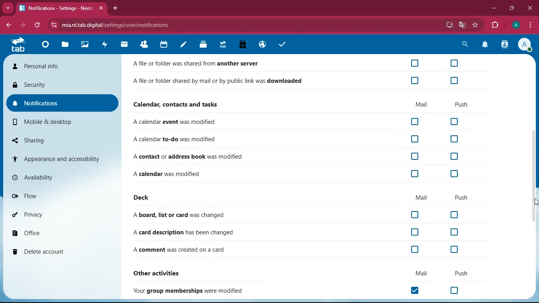 Image resolution: width=539 pixels, height=303 pixels. I want to click on A calendar to-do was modified, so click(176, 140).